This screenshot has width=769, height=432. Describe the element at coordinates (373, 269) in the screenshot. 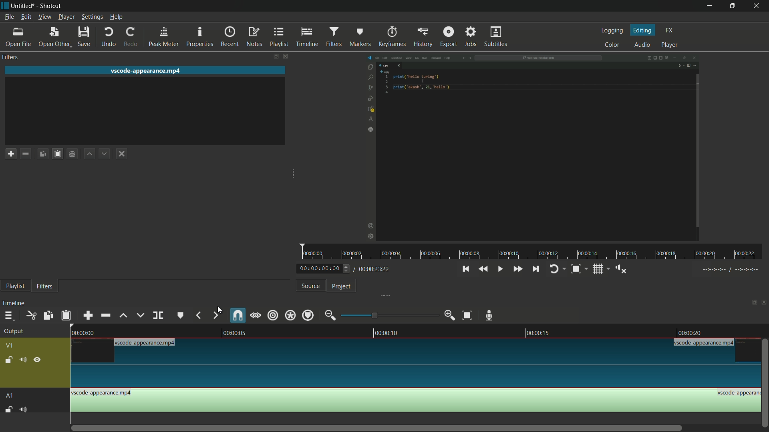

I see `total time` at that location.